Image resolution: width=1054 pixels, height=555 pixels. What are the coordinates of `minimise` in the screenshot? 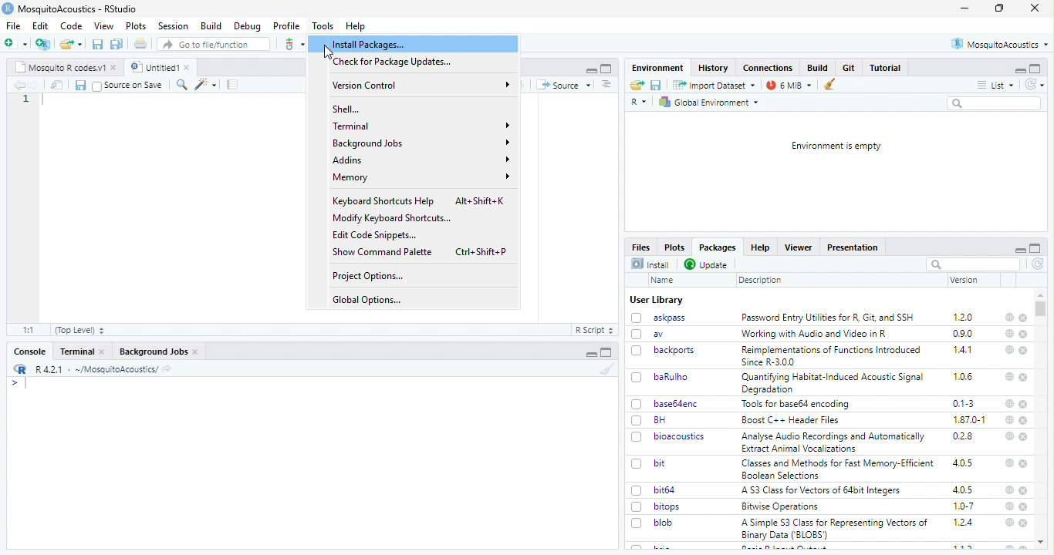 It's located at (593, 71).